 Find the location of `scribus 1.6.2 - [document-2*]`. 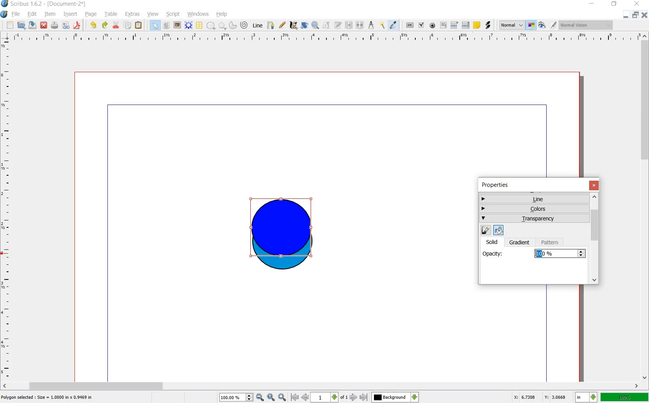

scribus 1.6.2 - [document-2*] is located at coordinates (49, 4).